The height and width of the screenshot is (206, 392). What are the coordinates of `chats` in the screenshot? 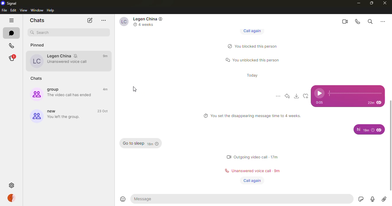 It's located at (36, 20).